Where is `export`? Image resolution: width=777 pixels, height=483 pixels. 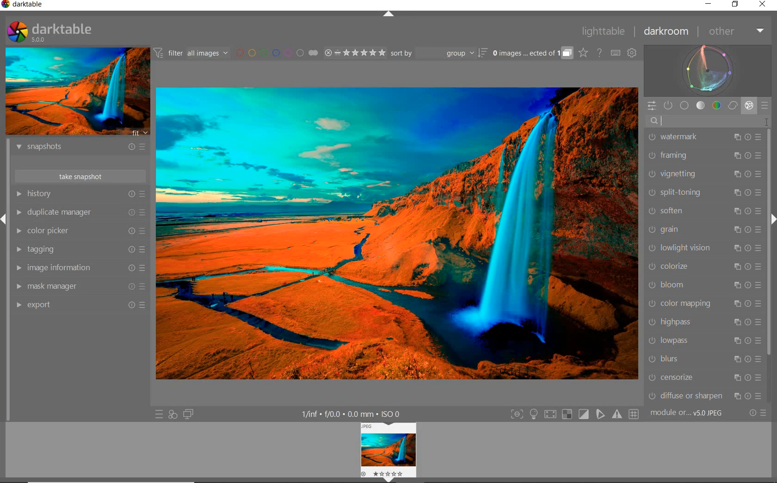
export is located at coordinates (81, 306).